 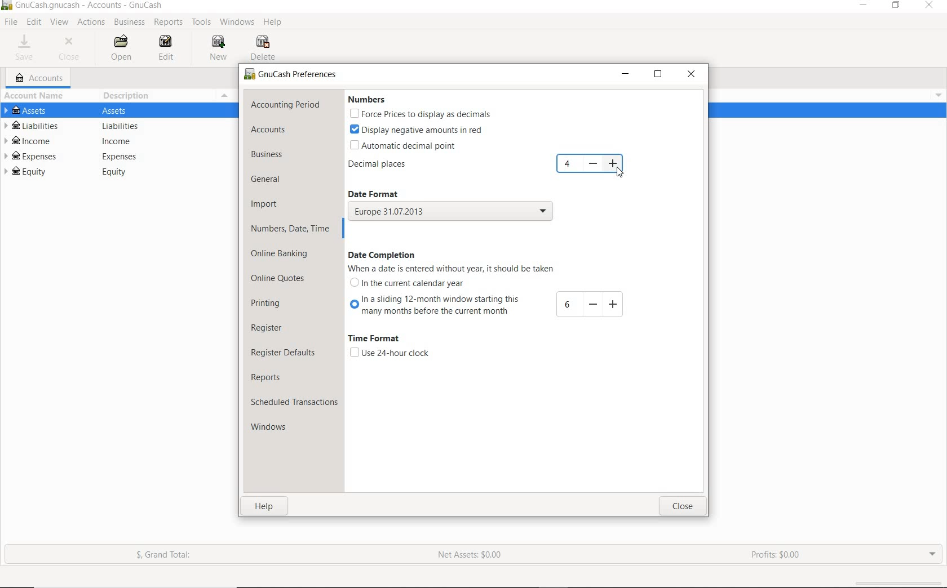 What do you see at coordinates (128, 96) in the screenshot?
I see `DESCRIPTION` at bounding box center [128, 96].